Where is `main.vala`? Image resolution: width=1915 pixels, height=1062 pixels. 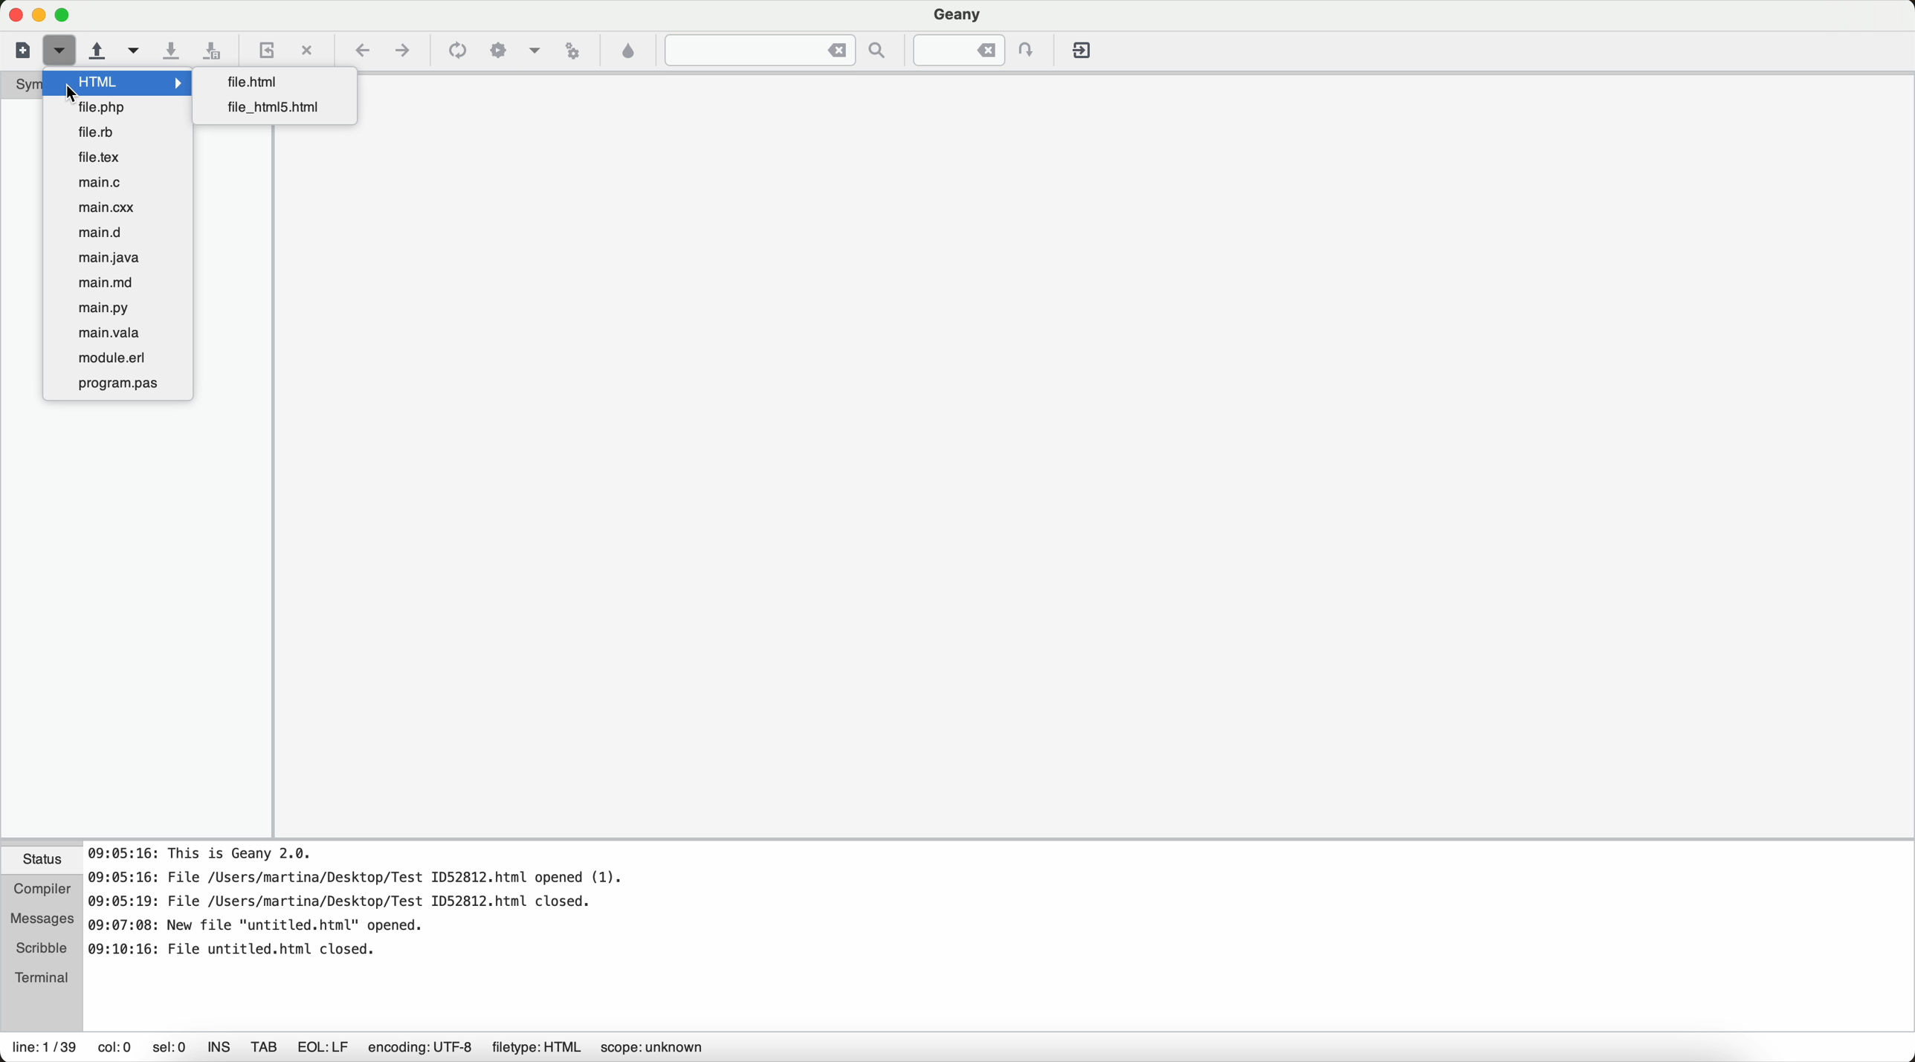
main.vala is located at coordinates (117, 332).